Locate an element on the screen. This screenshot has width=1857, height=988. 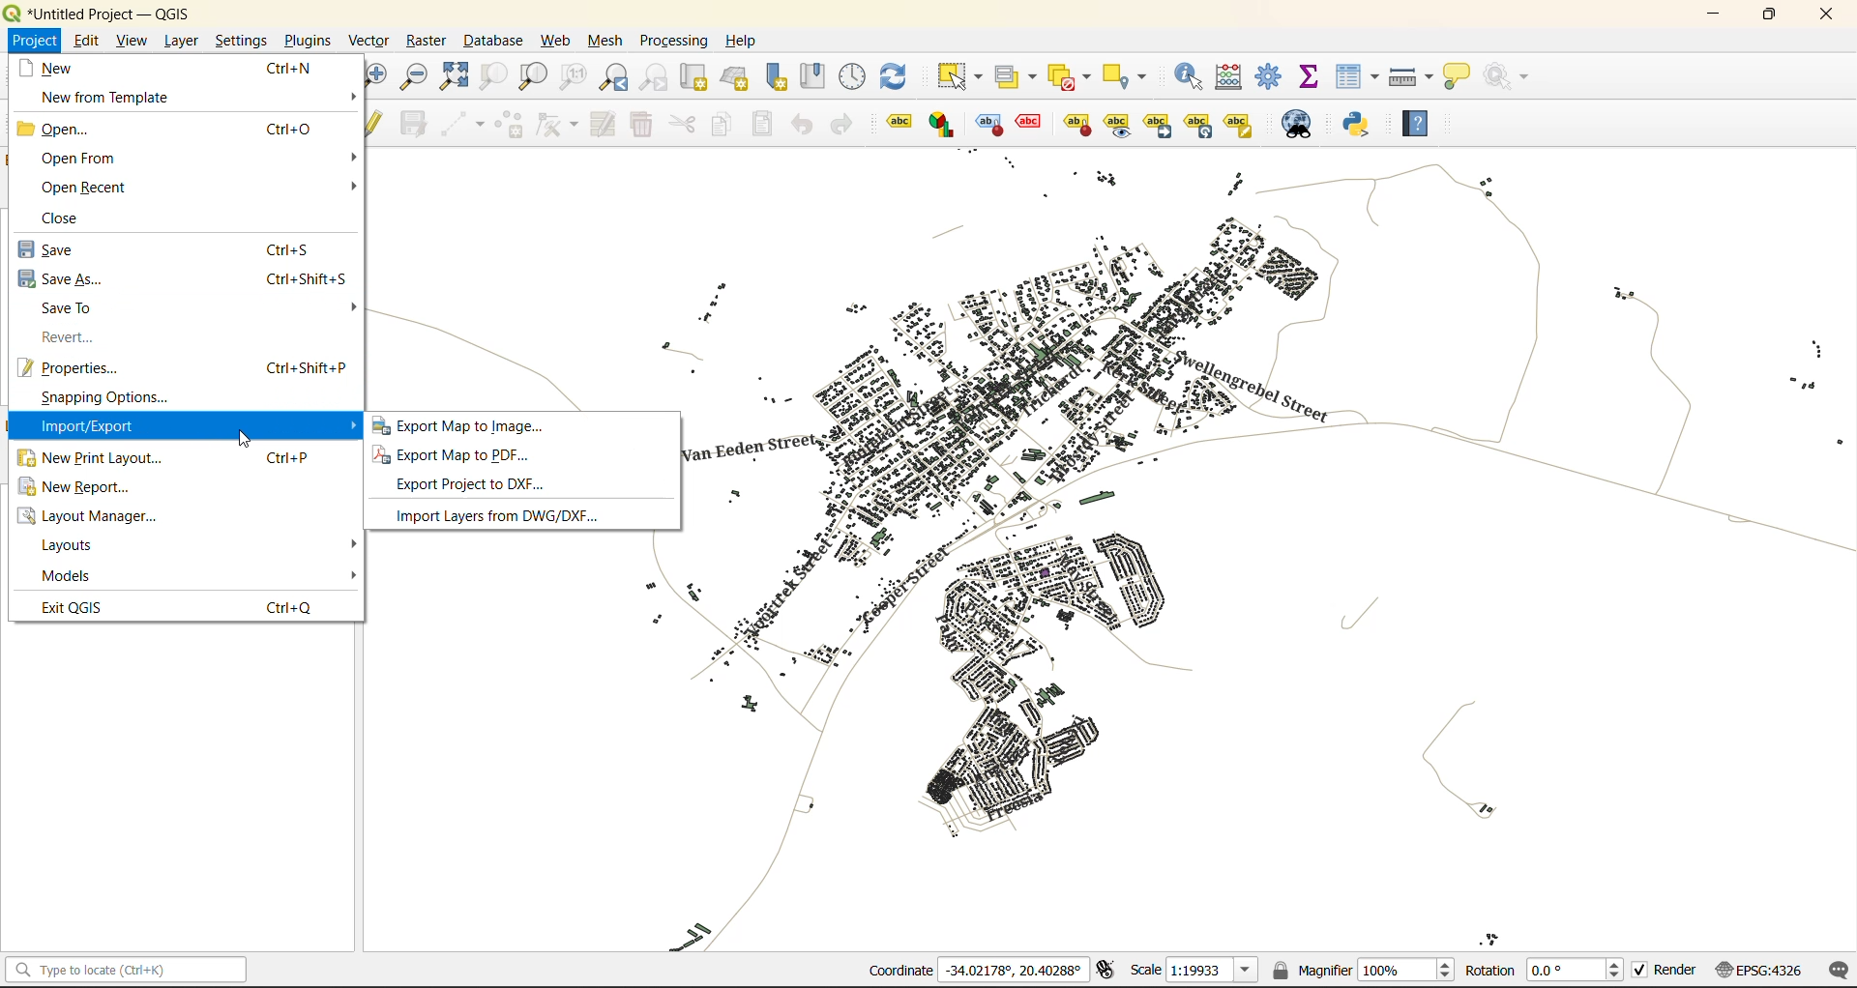
deselect value is located at coordinates (1077, 74).